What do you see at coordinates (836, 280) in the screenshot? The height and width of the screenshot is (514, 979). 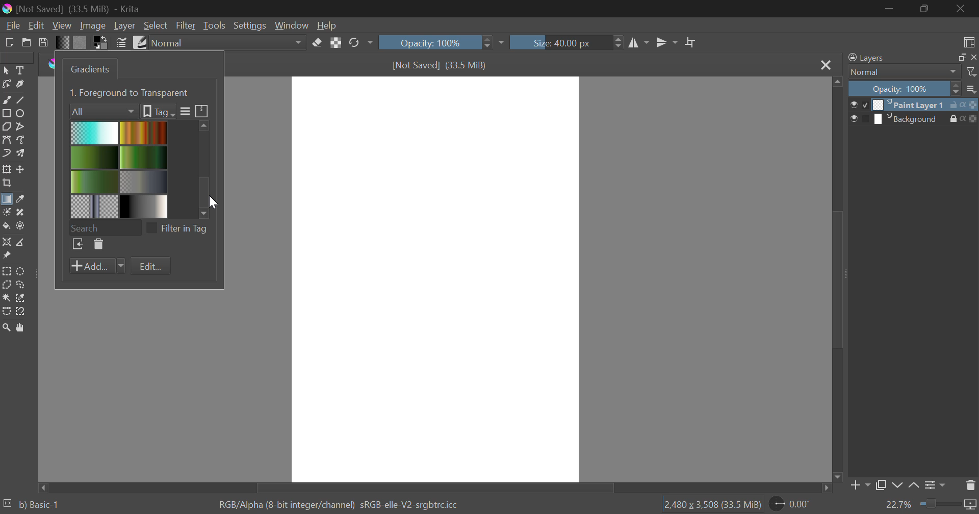 I see `Scroll Bar` at bounding box center [836, 280].